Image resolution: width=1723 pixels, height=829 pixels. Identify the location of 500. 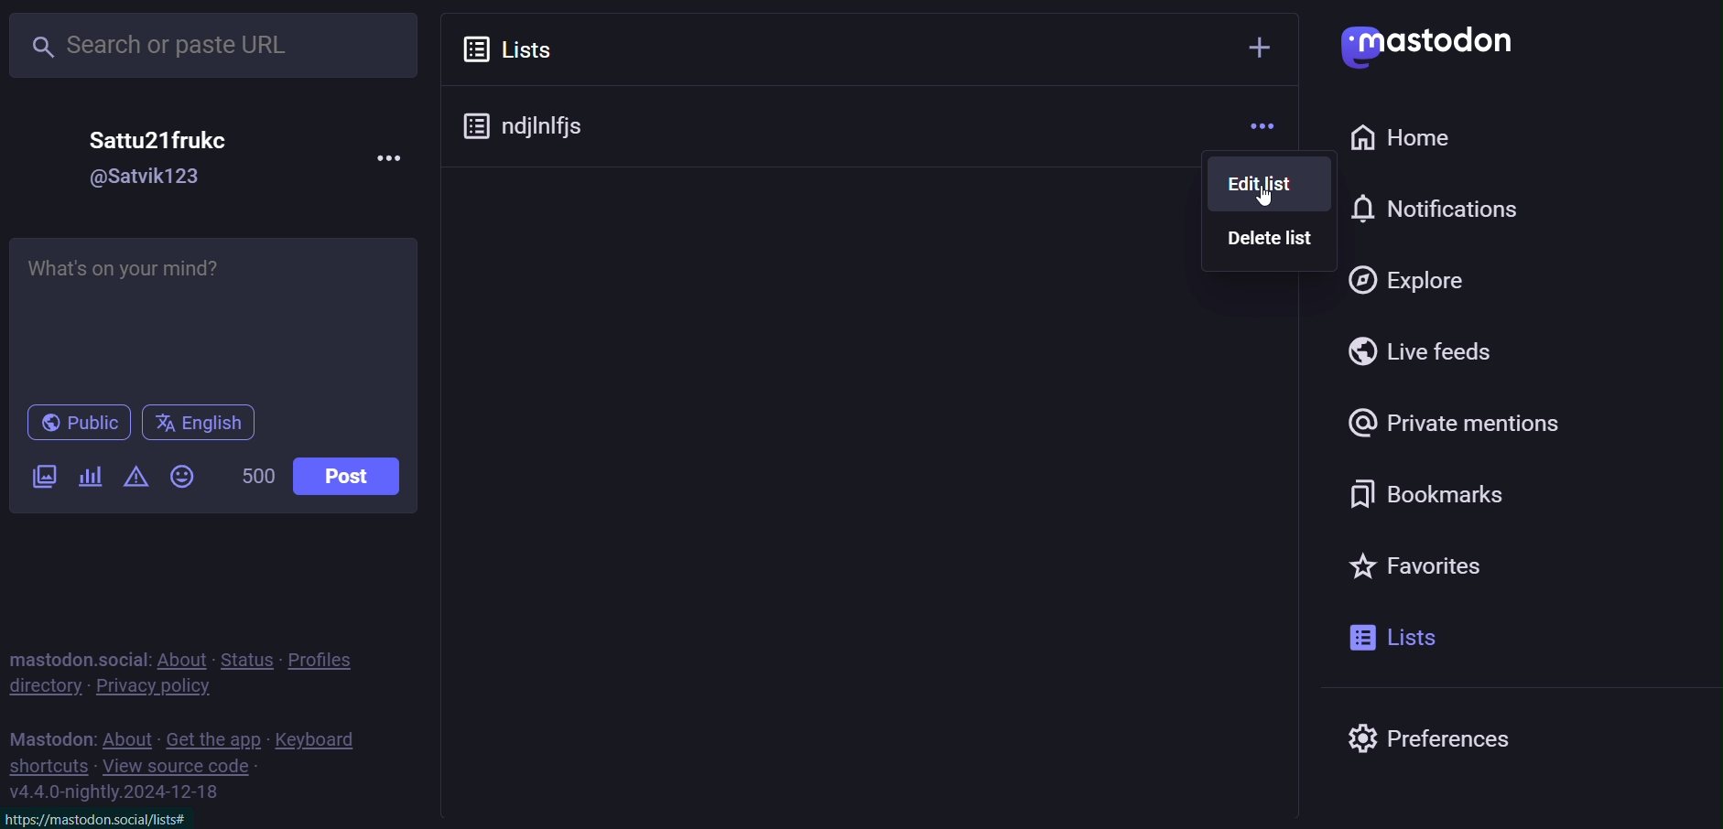
(258, 477).